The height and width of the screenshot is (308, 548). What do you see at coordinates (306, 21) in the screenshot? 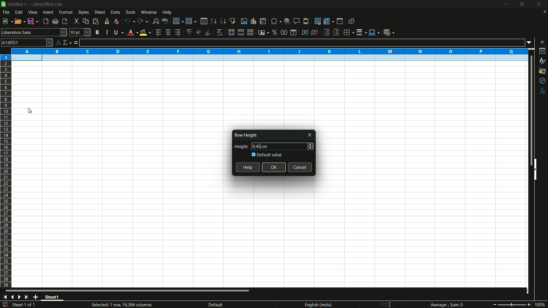
I see `header and footer` at bounding box center [306, 21].